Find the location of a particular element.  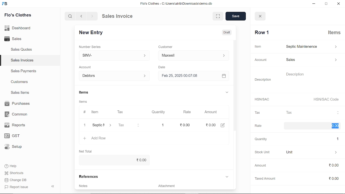

Help is located at coordinates (11, 166).